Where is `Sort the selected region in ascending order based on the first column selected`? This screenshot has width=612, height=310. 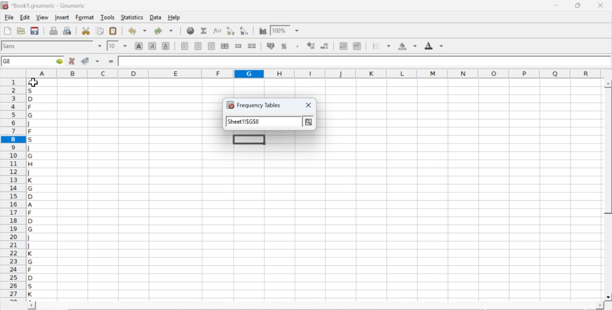
Sort the selected region in ascending order based on the first column selected is located at coordinates (232, 31).